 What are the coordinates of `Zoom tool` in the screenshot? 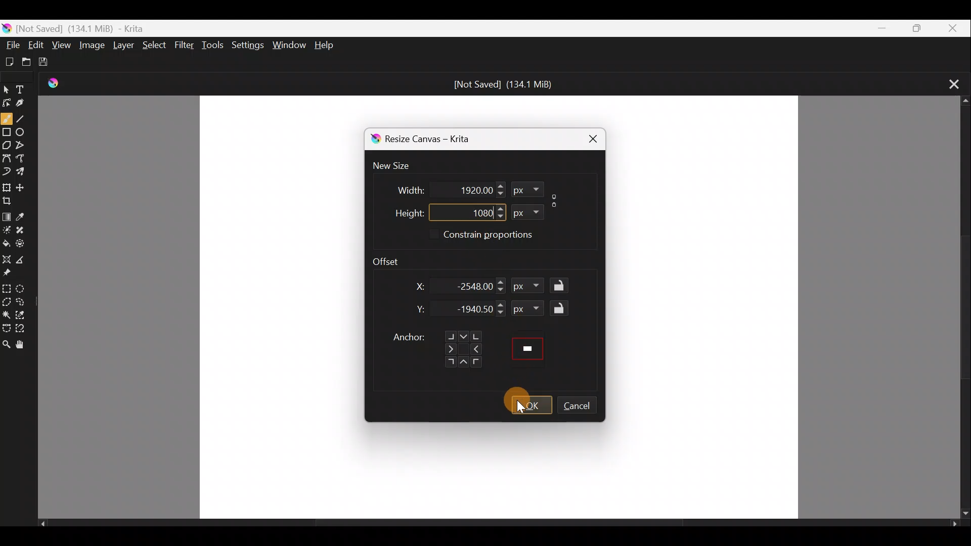 It's located at (6, 345).